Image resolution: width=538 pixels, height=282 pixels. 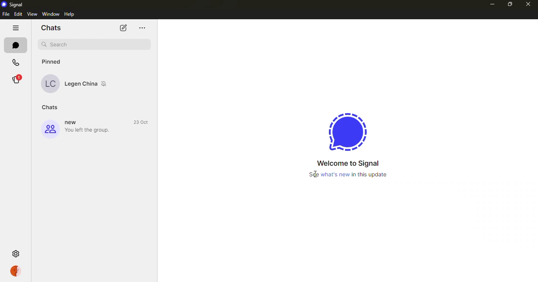 I want to click on what's new, so click(x=360, y=175).